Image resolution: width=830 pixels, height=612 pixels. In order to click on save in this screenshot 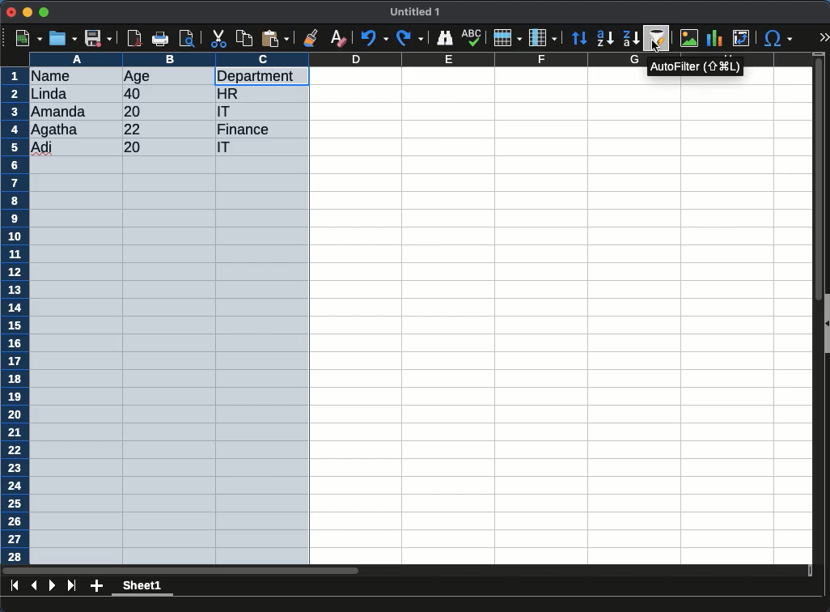, I will do `click(99, 38)`.